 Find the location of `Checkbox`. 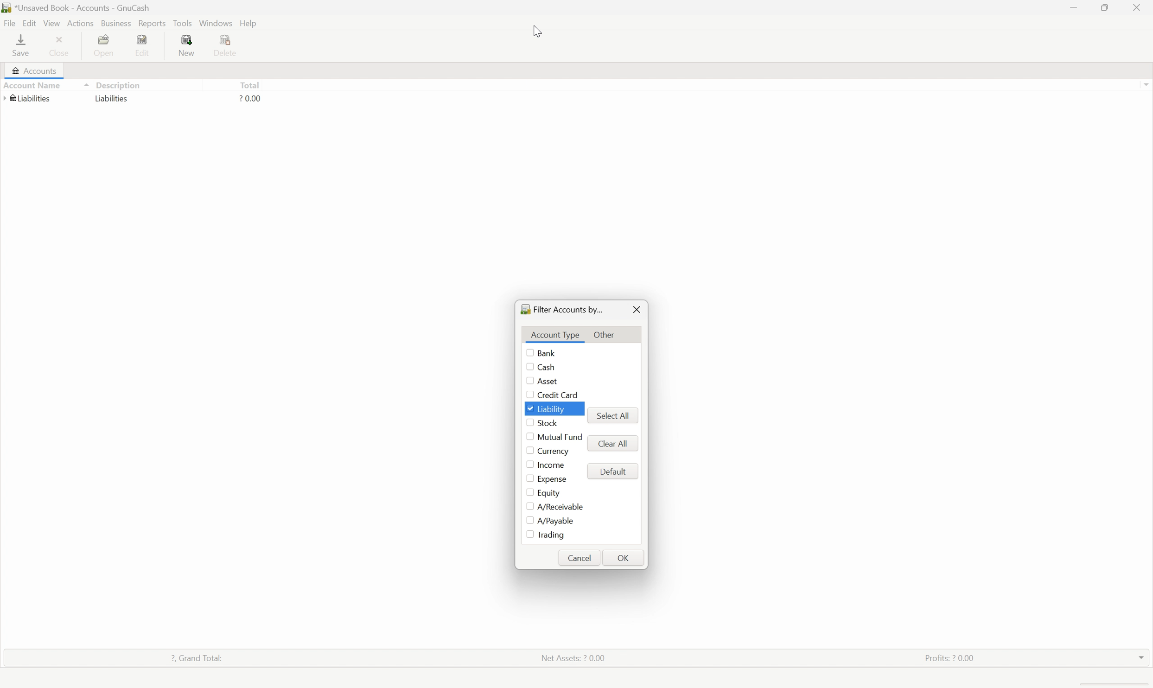

Checkbox is located at coordinates (529, 466).